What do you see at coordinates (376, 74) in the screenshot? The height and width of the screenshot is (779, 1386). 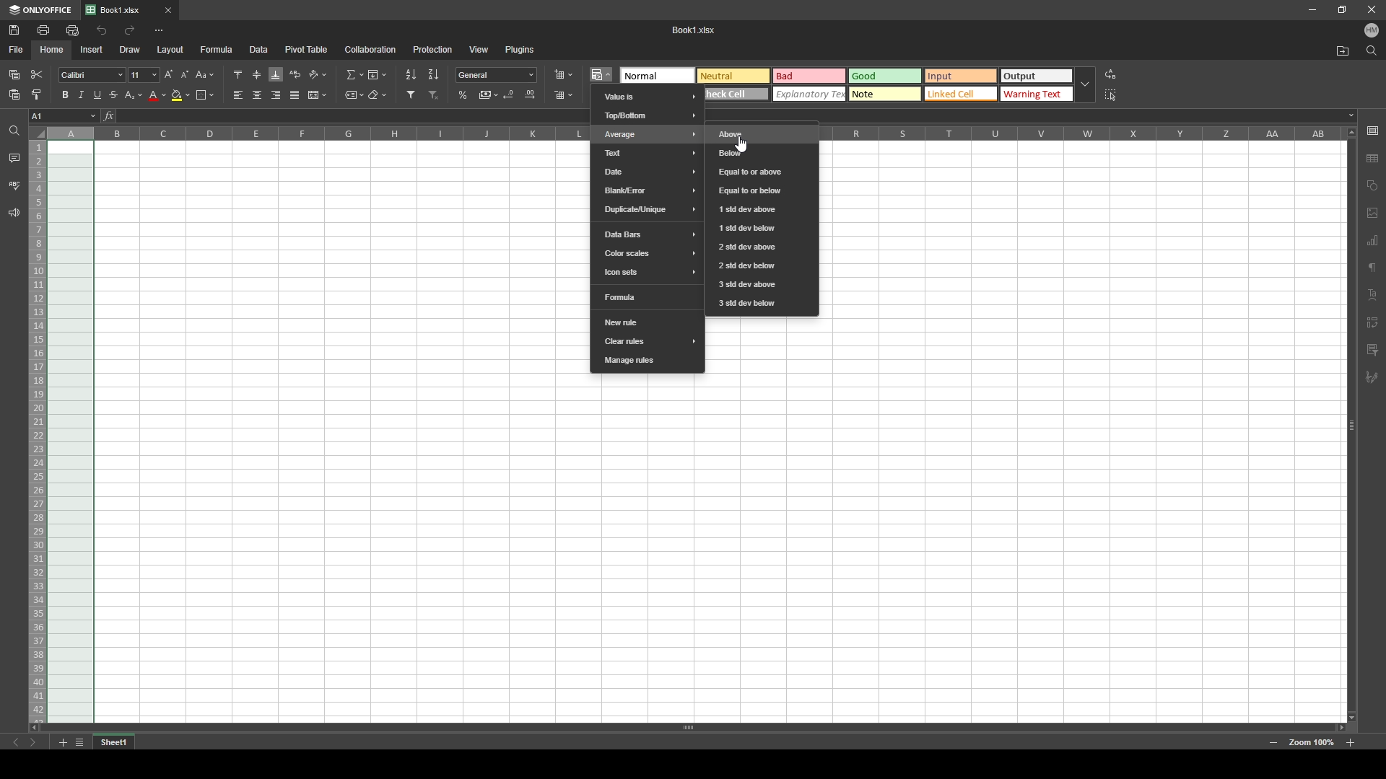 I see `fill` at bounding box center [376, 74].